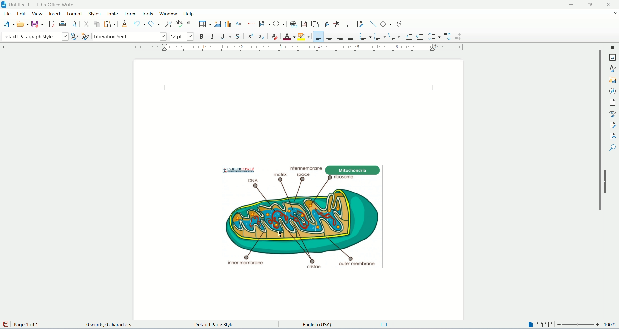 The image size is (619, 329). I want to click on application icon, so click(4, 4).